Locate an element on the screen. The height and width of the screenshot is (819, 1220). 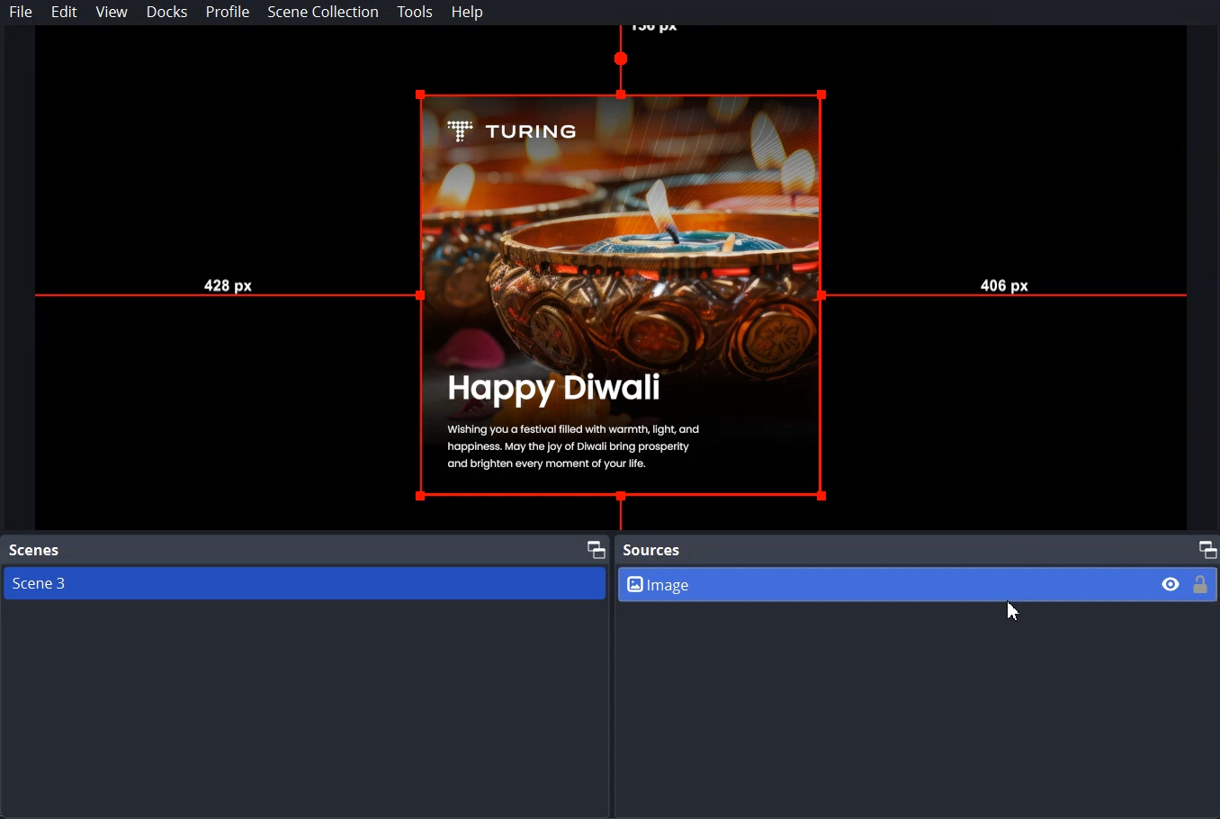
View is located at coordinates (112, 12).